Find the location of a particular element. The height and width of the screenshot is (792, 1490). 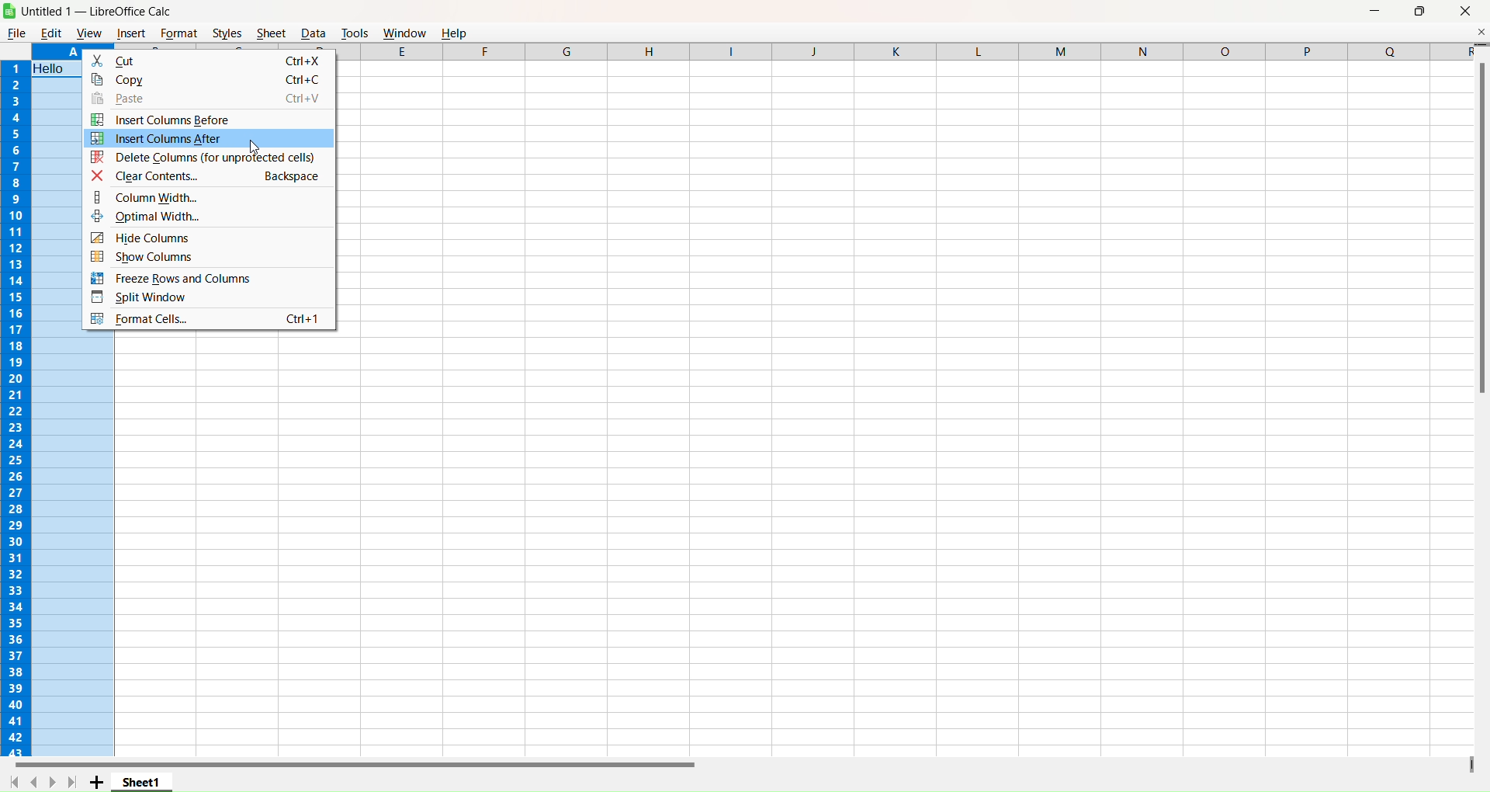

Insert Columns Before is located at coordinates (199, 120).